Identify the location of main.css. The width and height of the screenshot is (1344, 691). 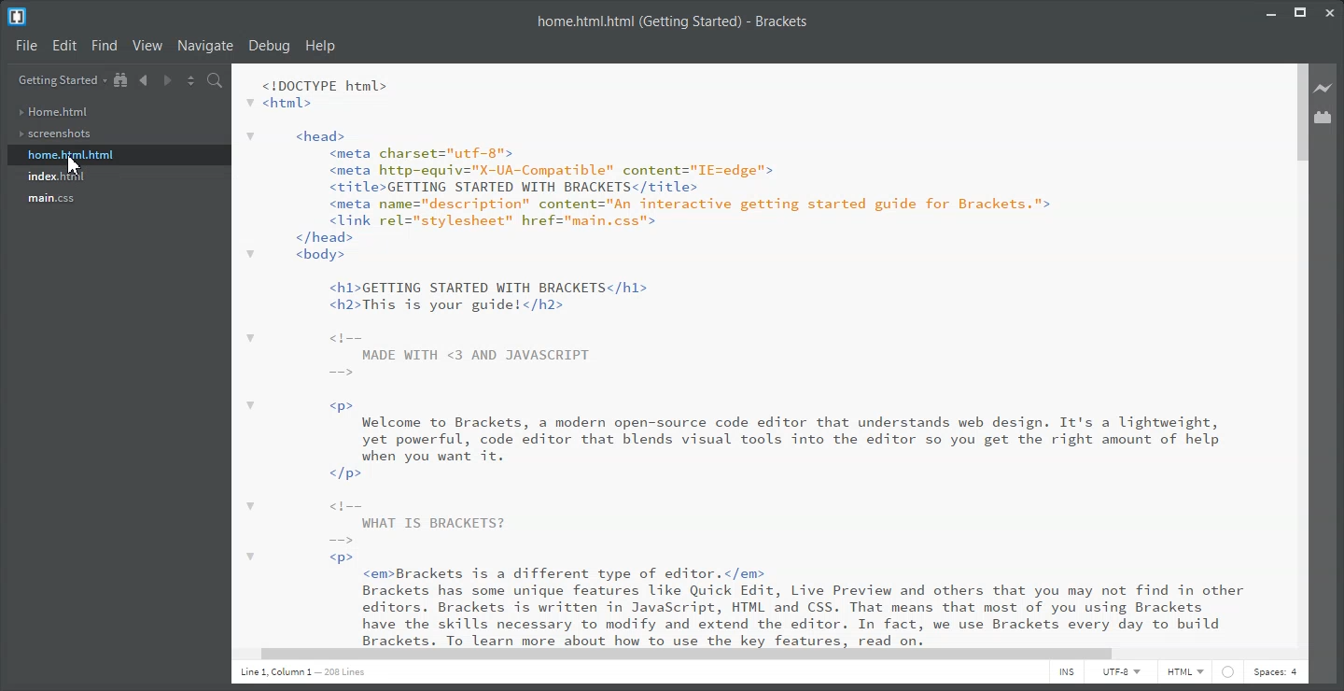
(53, 199).